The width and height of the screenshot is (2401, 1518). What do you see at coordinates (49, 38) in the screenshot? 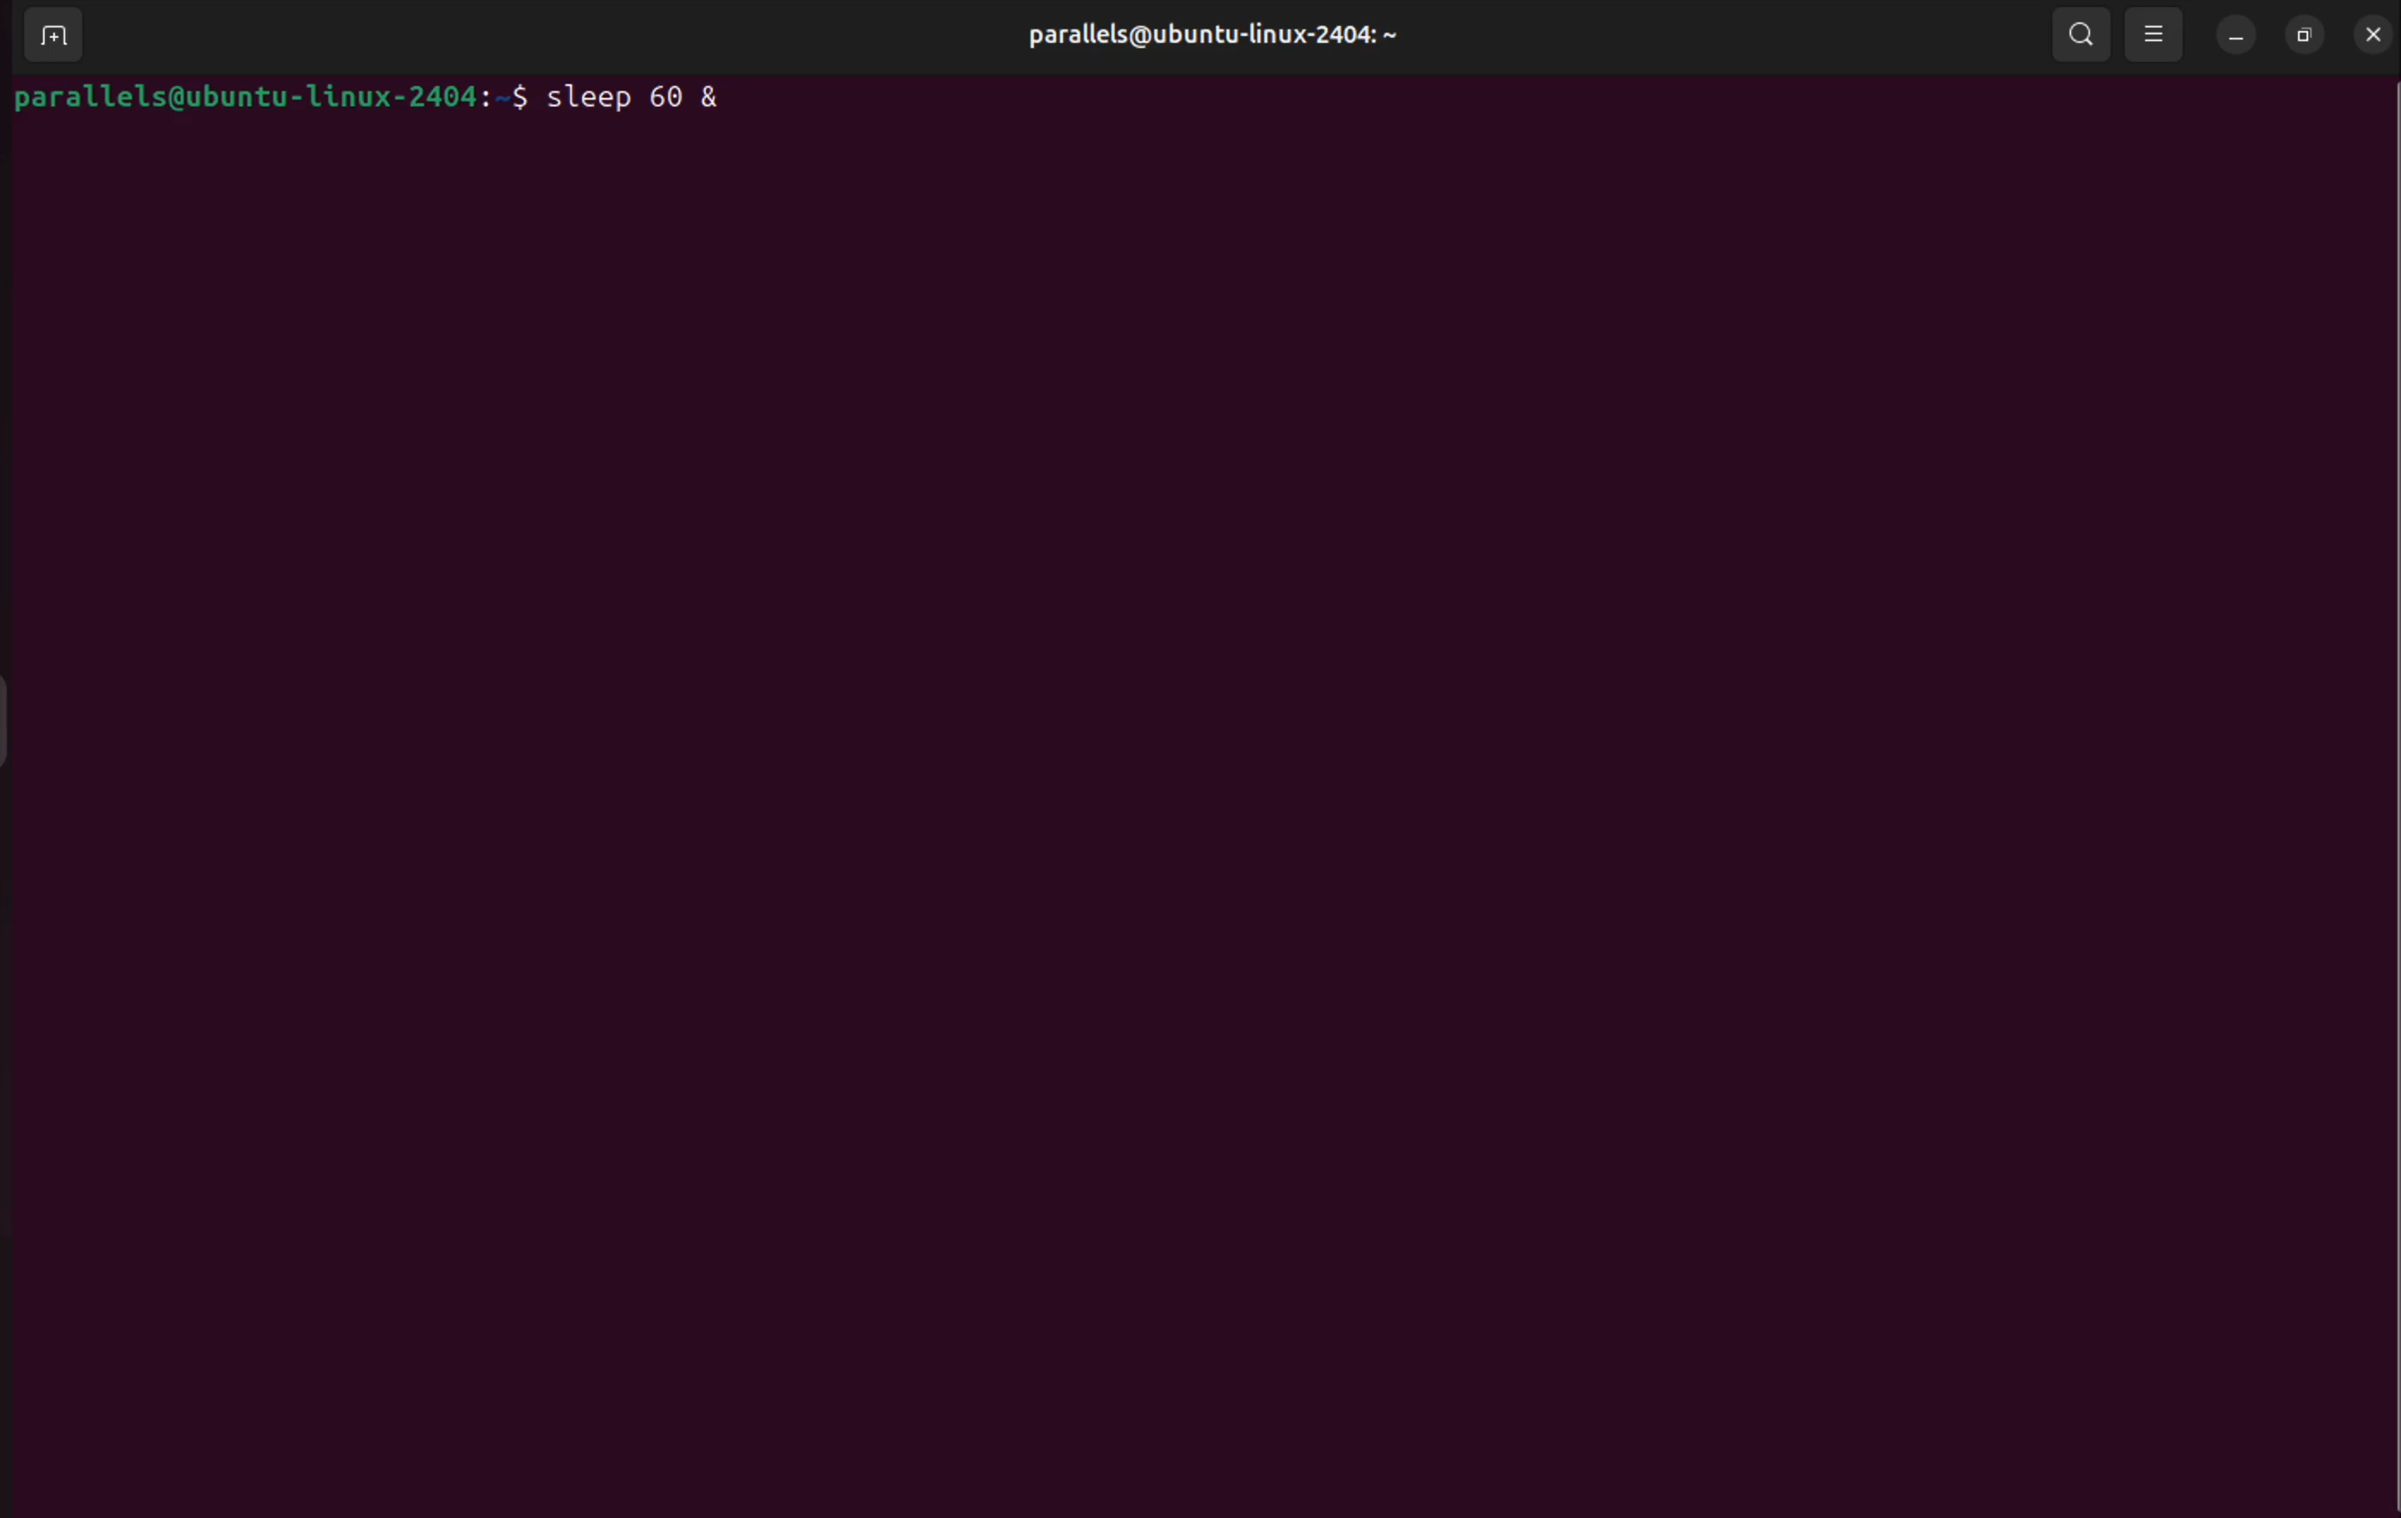
I see `add terminal` at bounding box center [49, 38].